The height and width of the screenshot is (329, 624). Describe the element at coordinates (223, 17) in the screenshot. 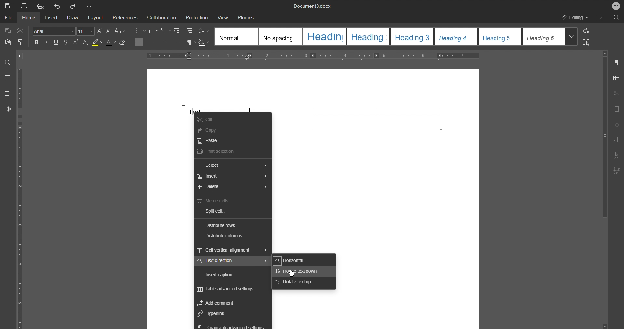

I see `View` at that location.